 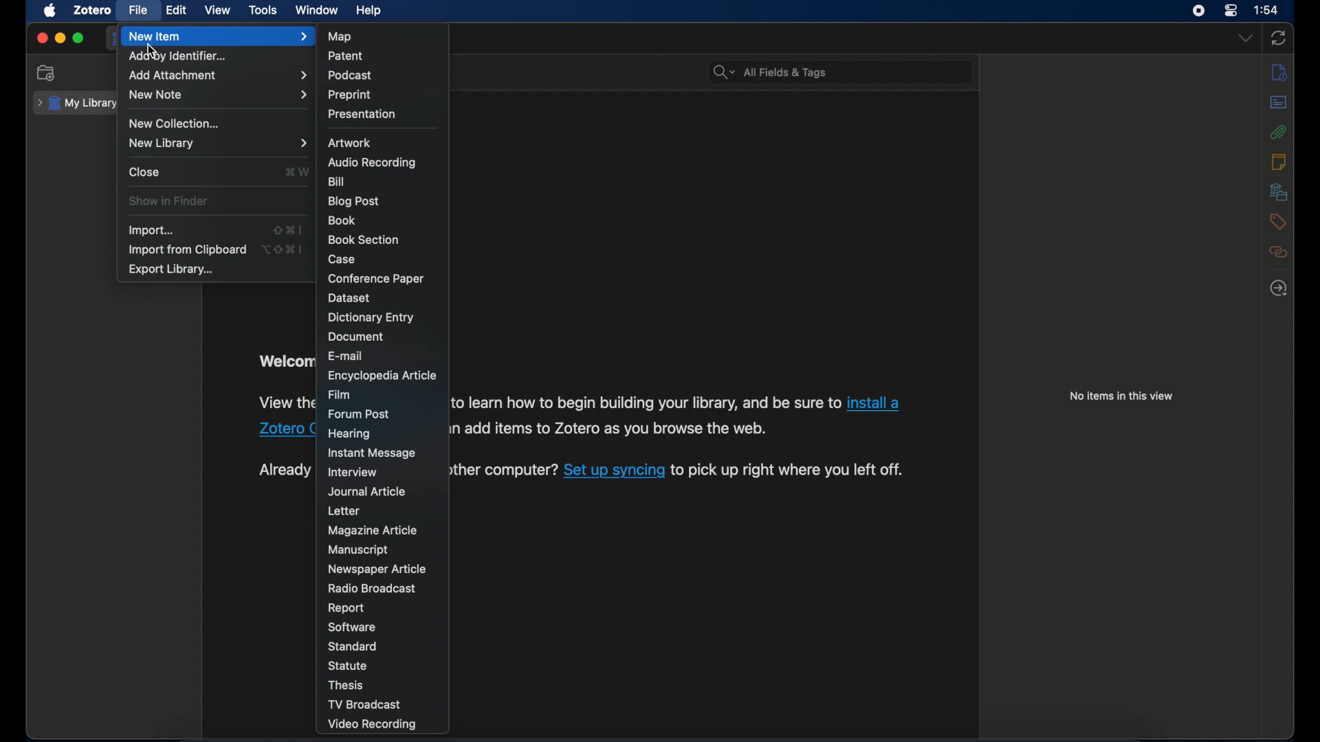 I want to click on Zotero , so click(x=278, y=430).